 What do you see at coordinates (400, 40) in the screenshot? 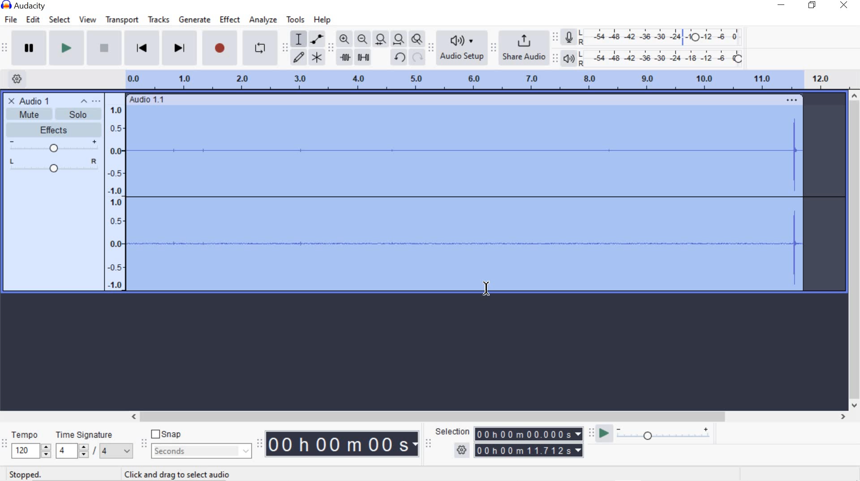
I see `Fit project to width` at bounding box center [400, 40].